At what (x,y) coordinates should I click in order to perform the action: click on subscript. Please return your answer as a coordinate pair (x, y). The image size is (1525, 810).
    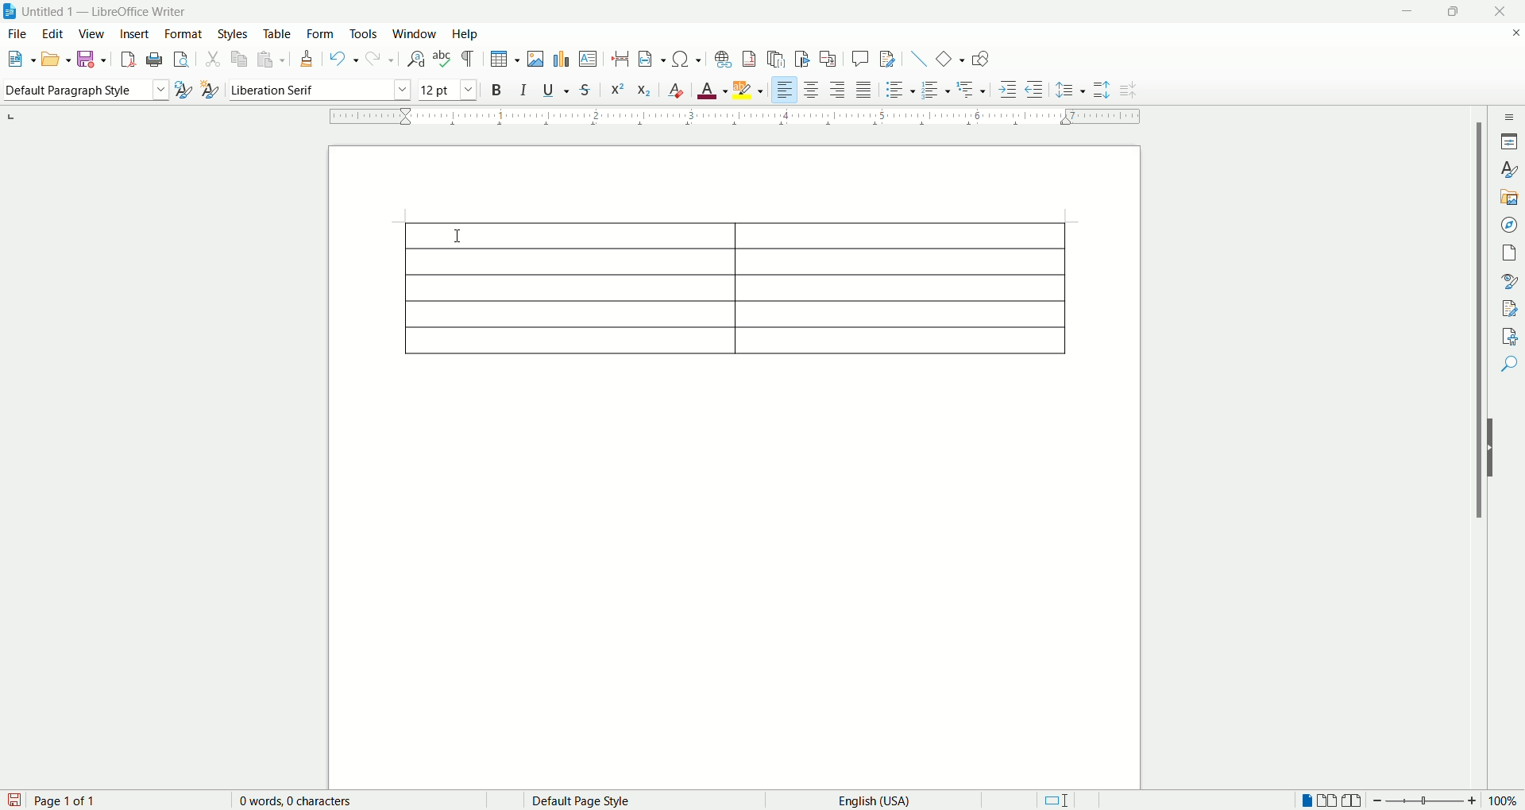
    Looking at the image, I should click on (645, 88).